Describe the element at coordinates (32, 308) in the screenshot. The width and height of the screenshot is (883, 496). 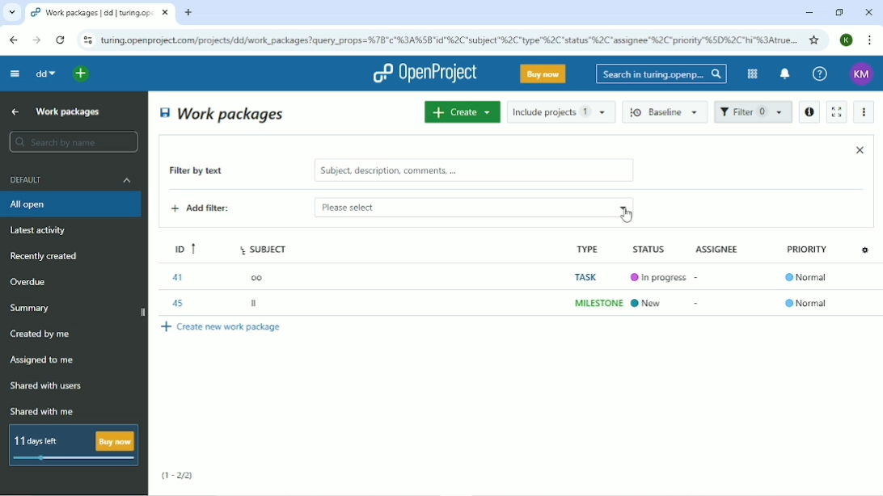
I see `Summary` at that location.